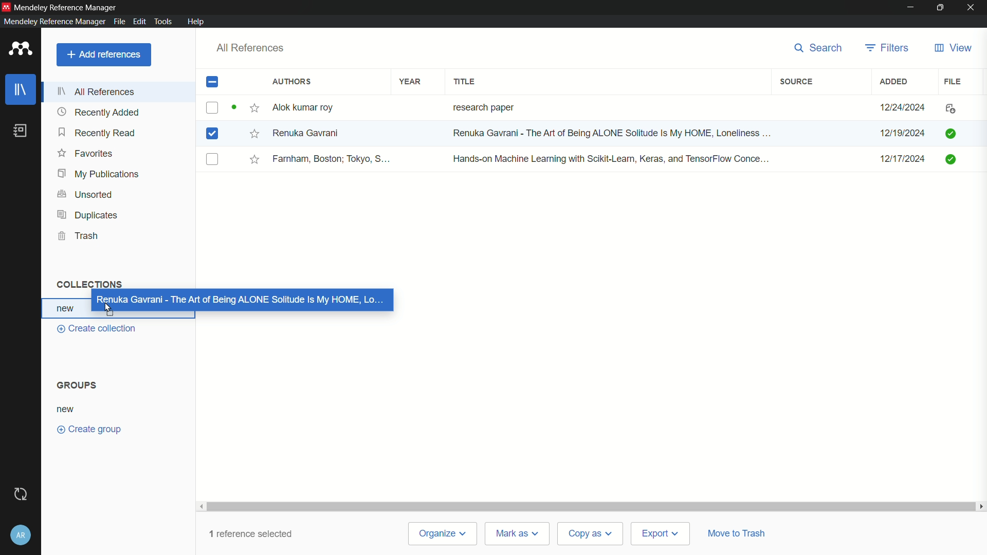 This screenshot has height=555, width=987. I want to click on book, so click(20, 131).